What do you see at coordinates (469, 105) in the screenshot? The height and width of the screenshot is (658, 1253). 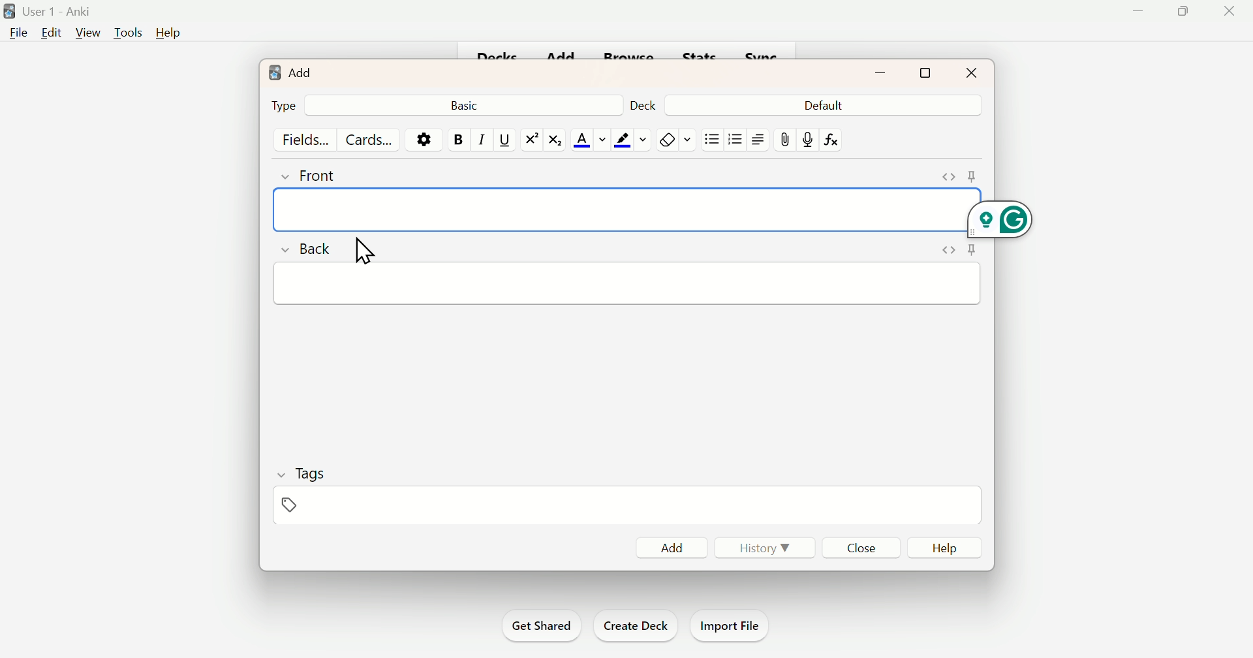 I see `Basic` at bounding box center [469, 105].